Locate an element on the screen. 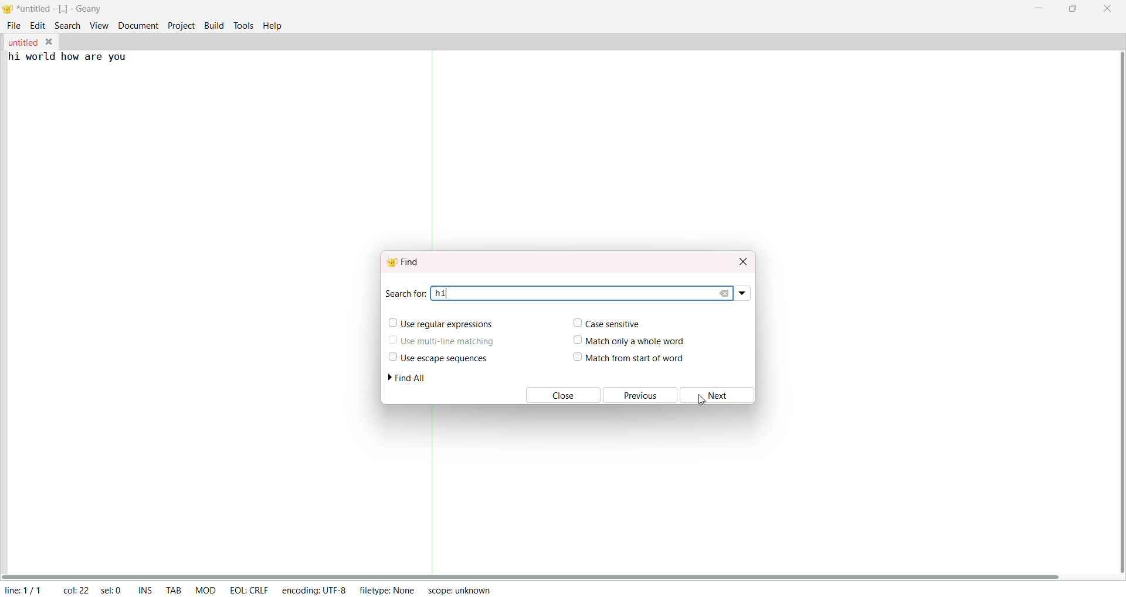 The width and height of the screenshot is (1126, 597). *untitled - [..] - geany is located at coordinates (61, 8).